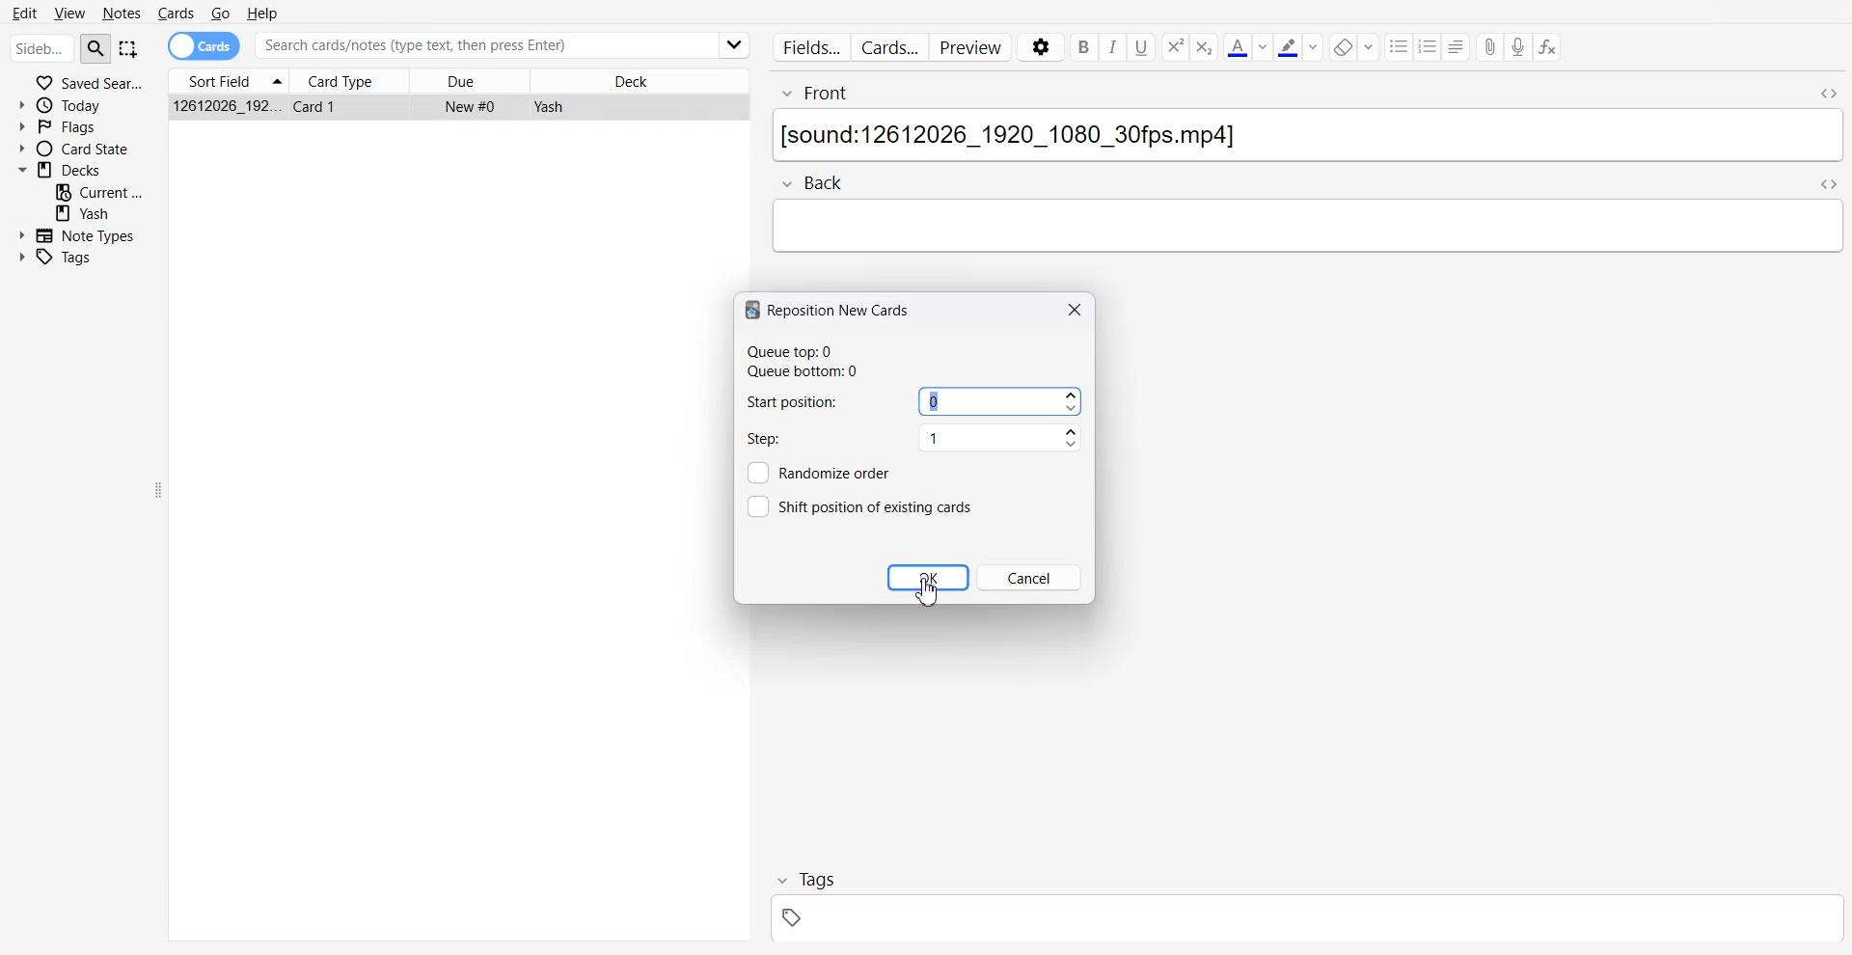  I want to click on Yash, so click(100, 213).